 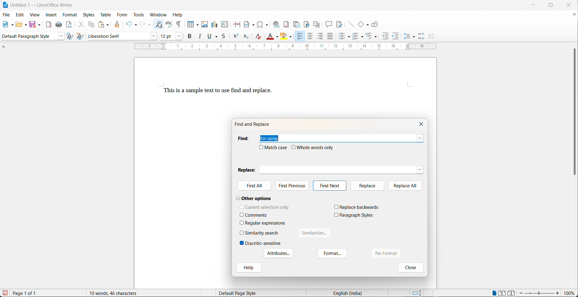 I want to click on redo, so click(x=143, y=24).